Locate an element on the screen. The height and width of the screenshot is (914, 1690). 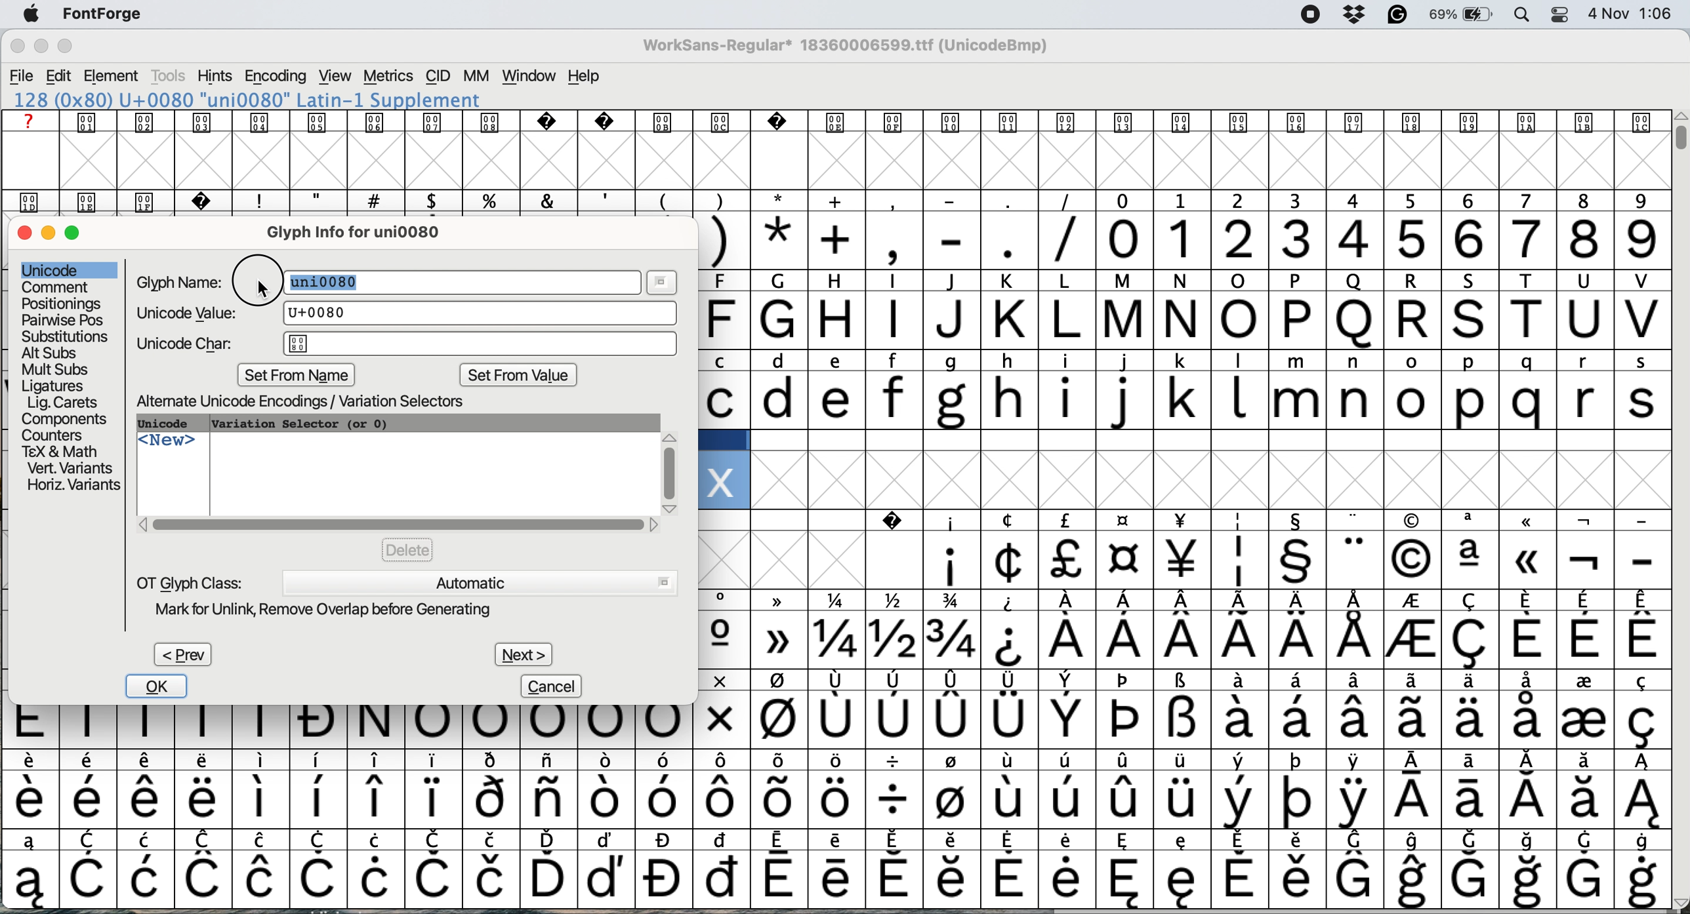
maximise is located at coordinates (73, 49).